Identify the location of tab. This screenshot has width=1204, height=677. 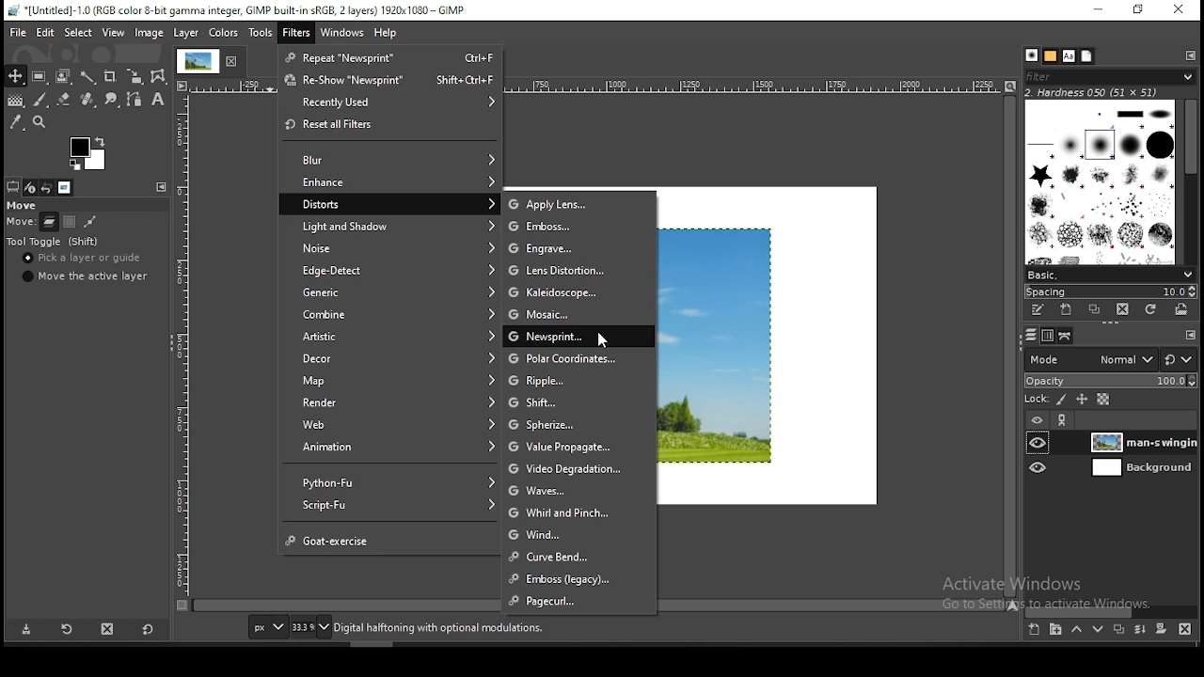
(212, 62).